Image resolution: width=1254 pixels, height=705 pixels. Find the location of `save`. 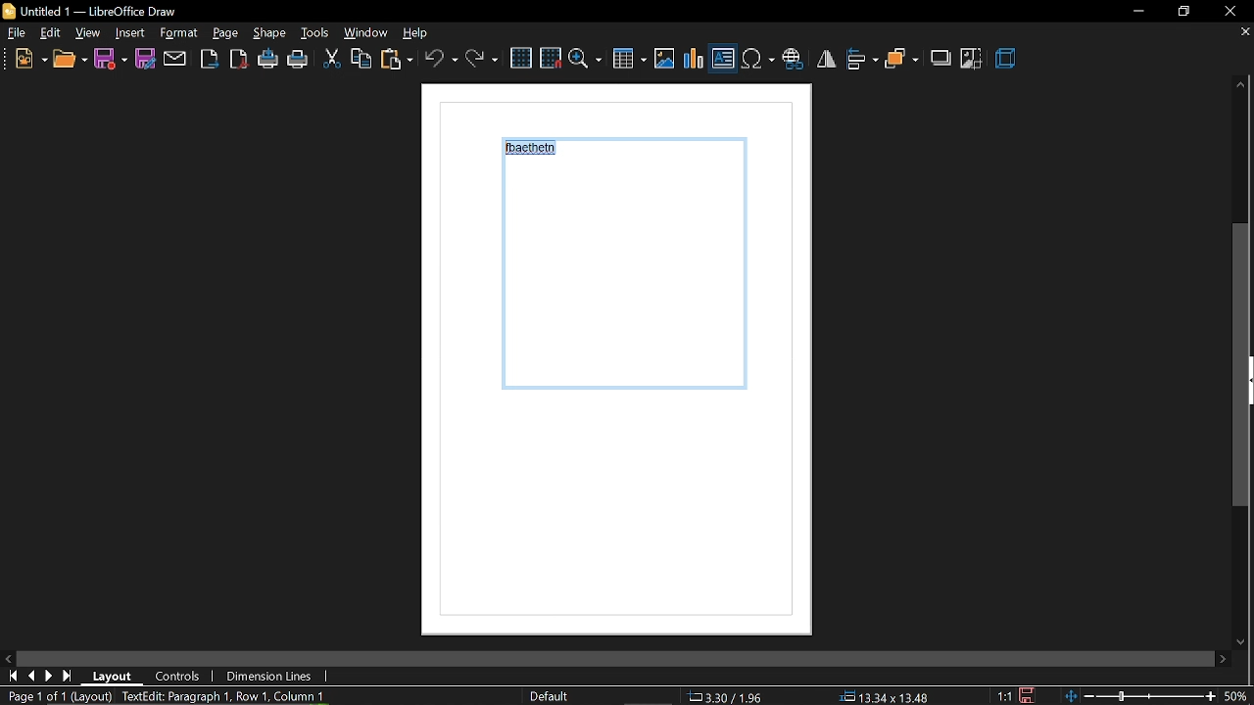

save is located at coordinates (112, 60).